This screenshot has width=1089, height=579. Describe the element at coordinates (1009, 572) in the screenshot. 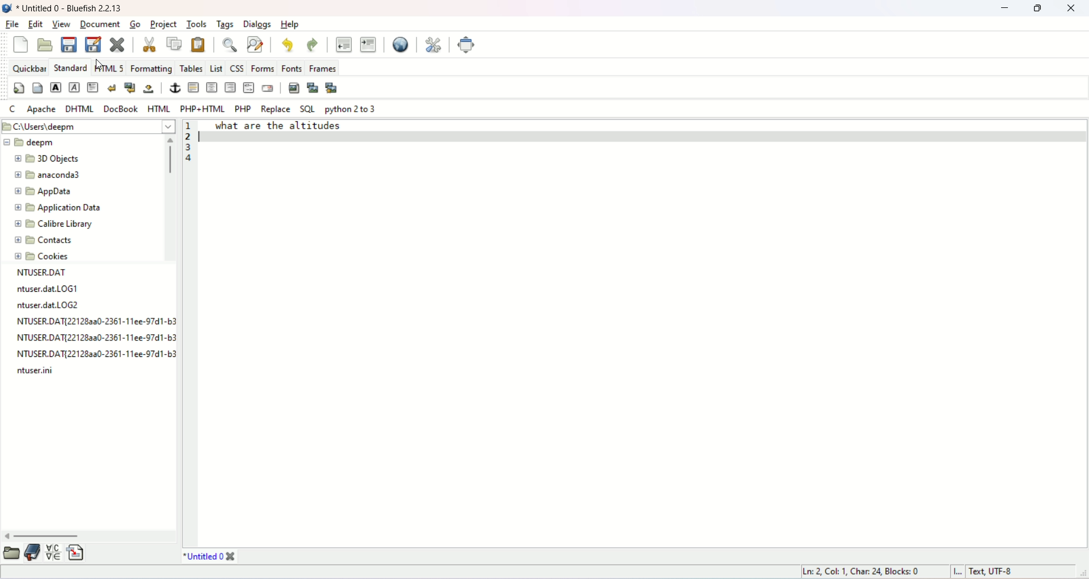

I see `text, UTF-8` at that location.